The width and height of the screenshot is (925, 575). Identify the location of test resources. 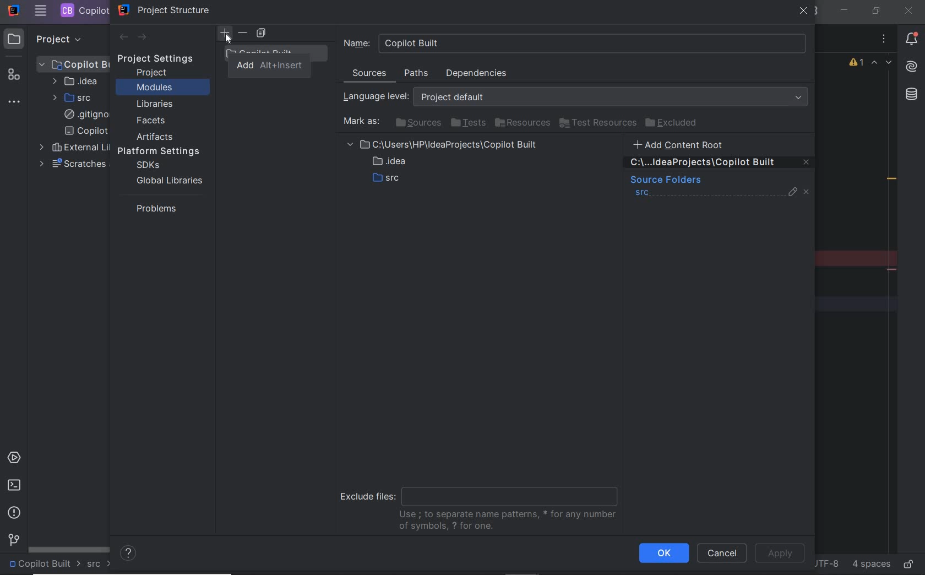
(598, 123).